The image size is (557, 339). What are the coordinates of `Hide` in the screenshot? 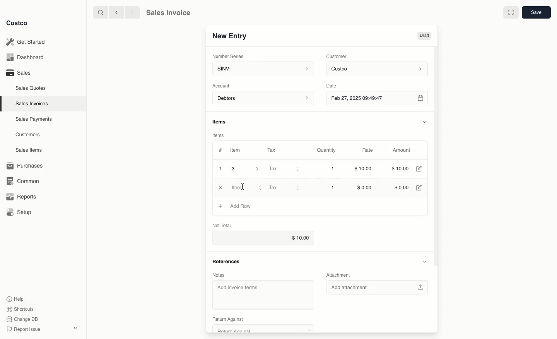 It's located at (424, 260).